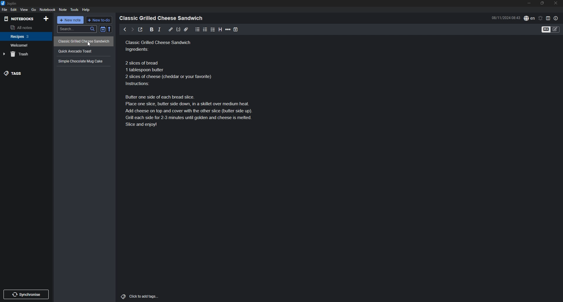 This screenshot has height=302, width=563. I want to click on new note, so click(71, 20).